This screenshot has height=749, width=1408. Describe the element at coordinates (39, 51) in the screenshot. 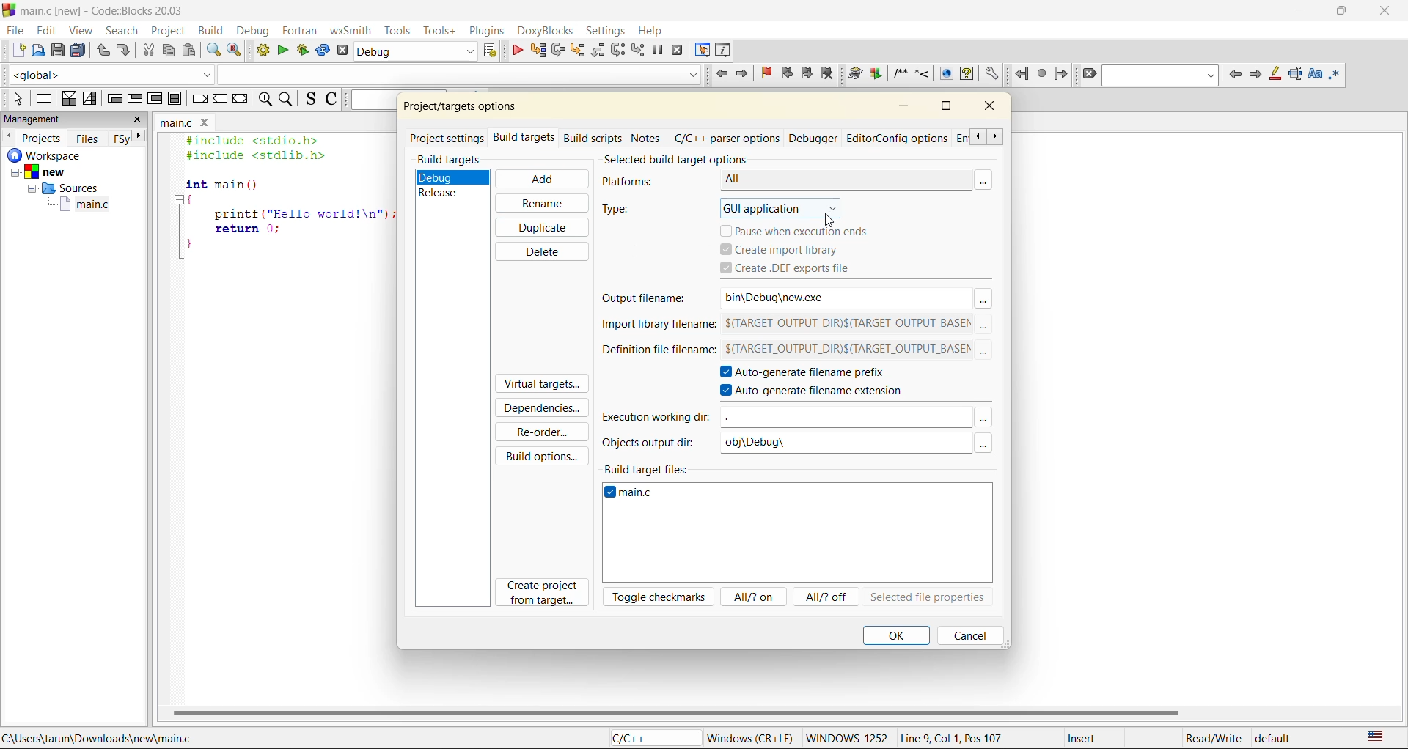

I see `open` at that location.